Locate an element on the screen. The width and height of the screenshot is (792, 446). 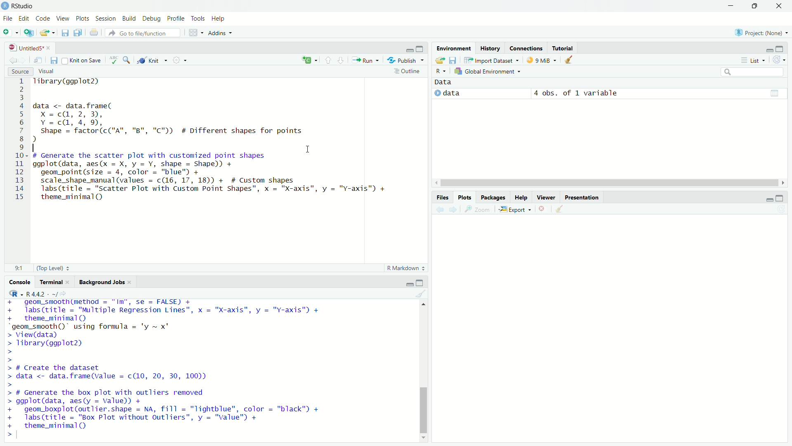
List is located at coordinates (752, 59).